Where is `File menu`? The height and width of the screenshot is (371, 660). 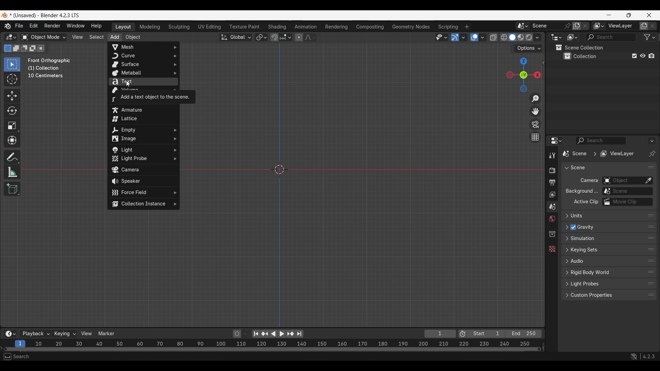 File menu is located at coordinates (20, 26).